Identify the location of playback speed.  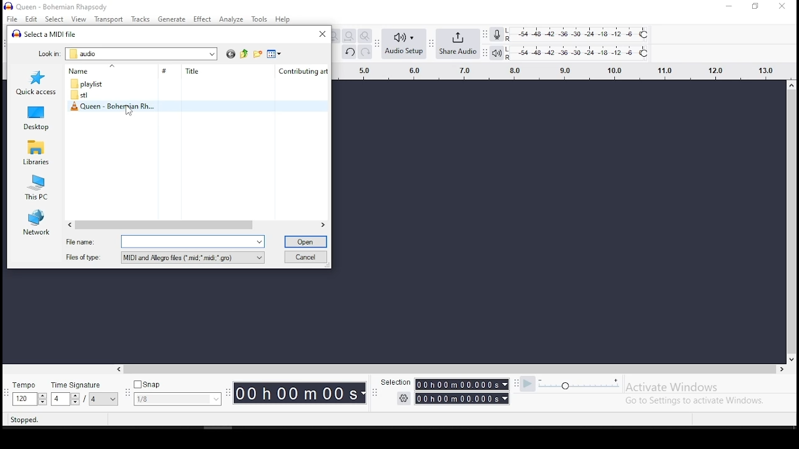
(579, 385).